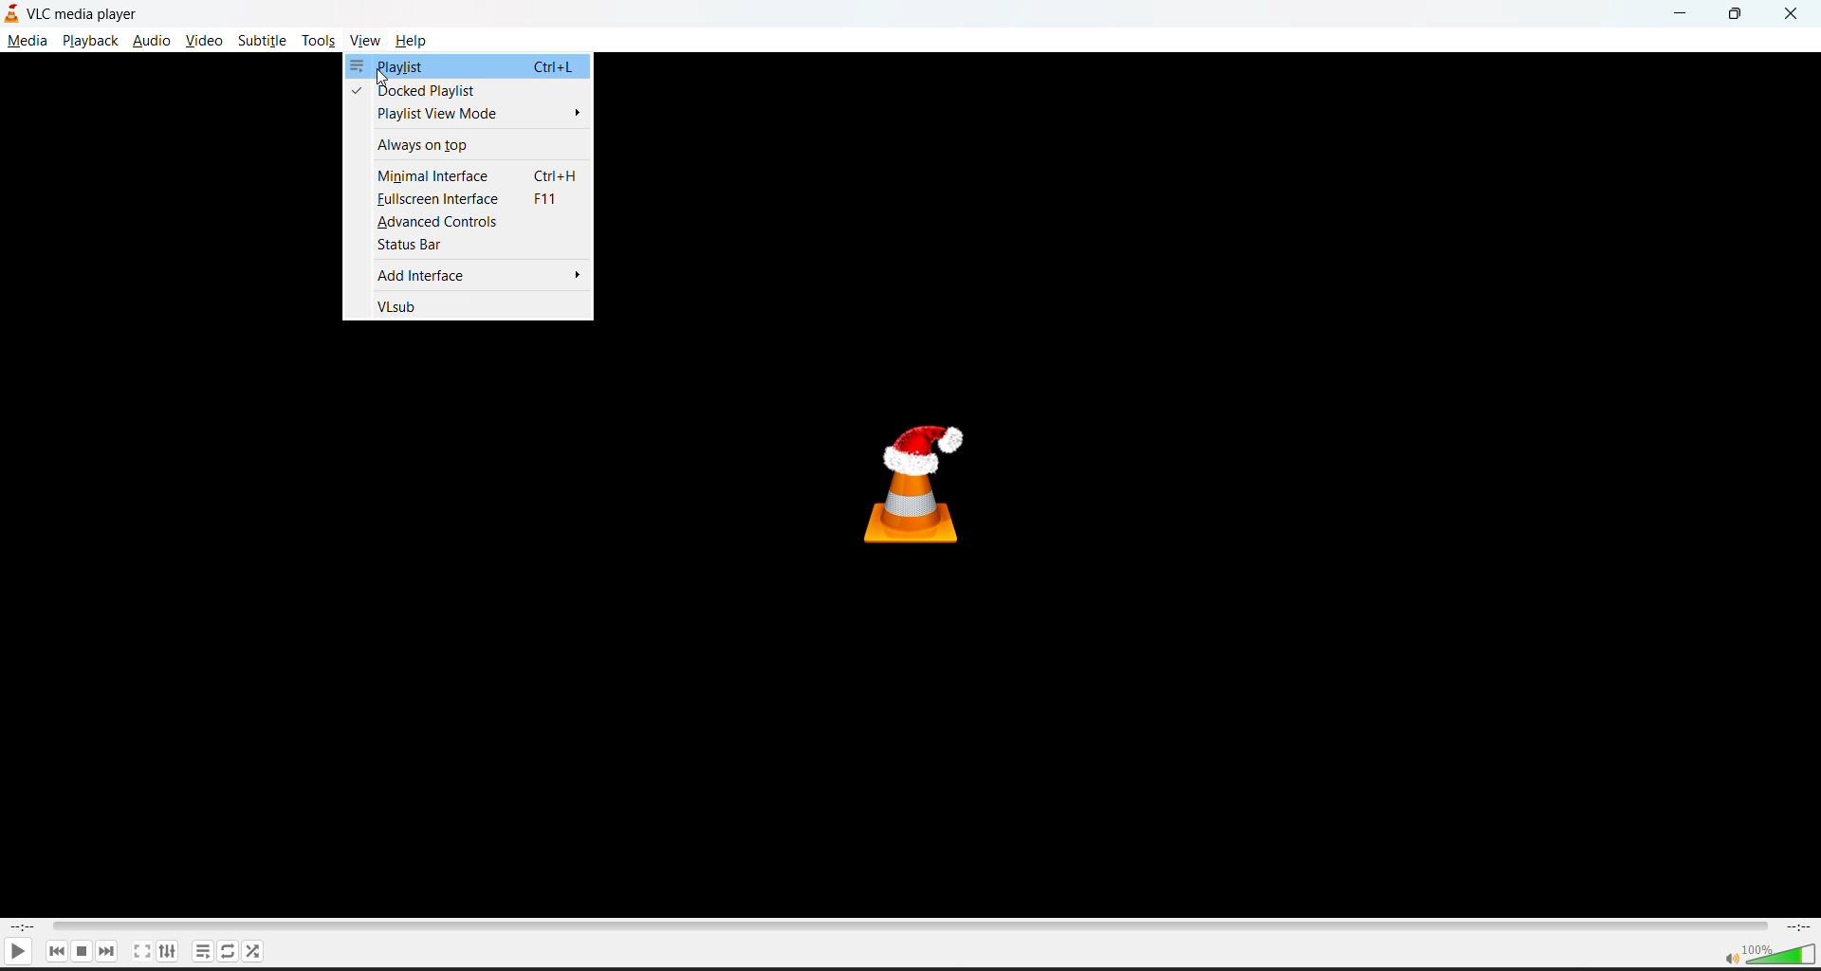 The image size is (1821, 971). I want to click on track slider, so click(909, 928).